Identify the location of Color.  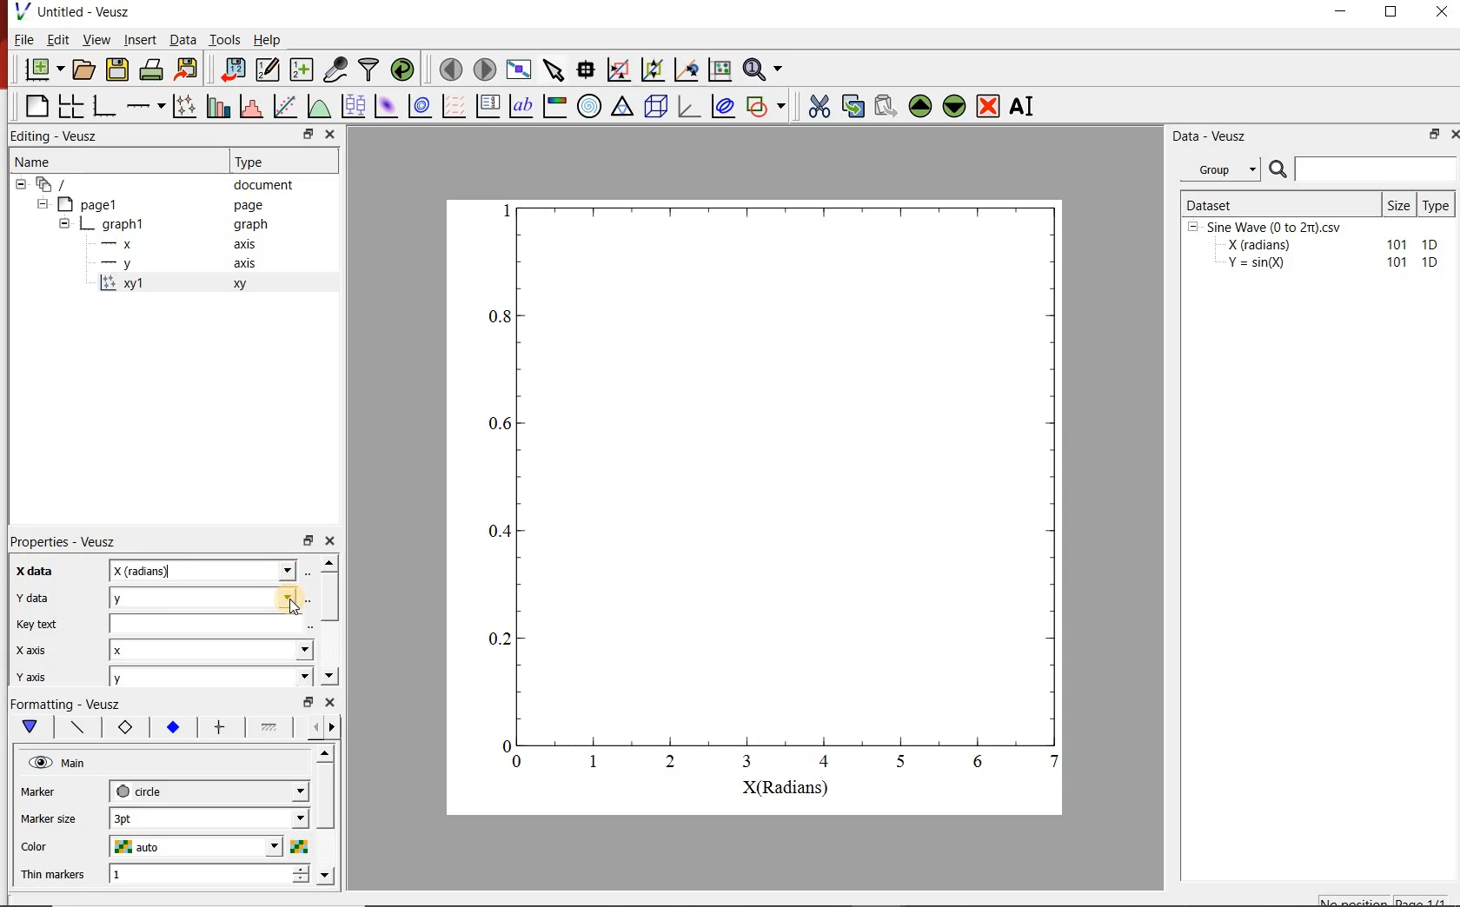
(40, 844).